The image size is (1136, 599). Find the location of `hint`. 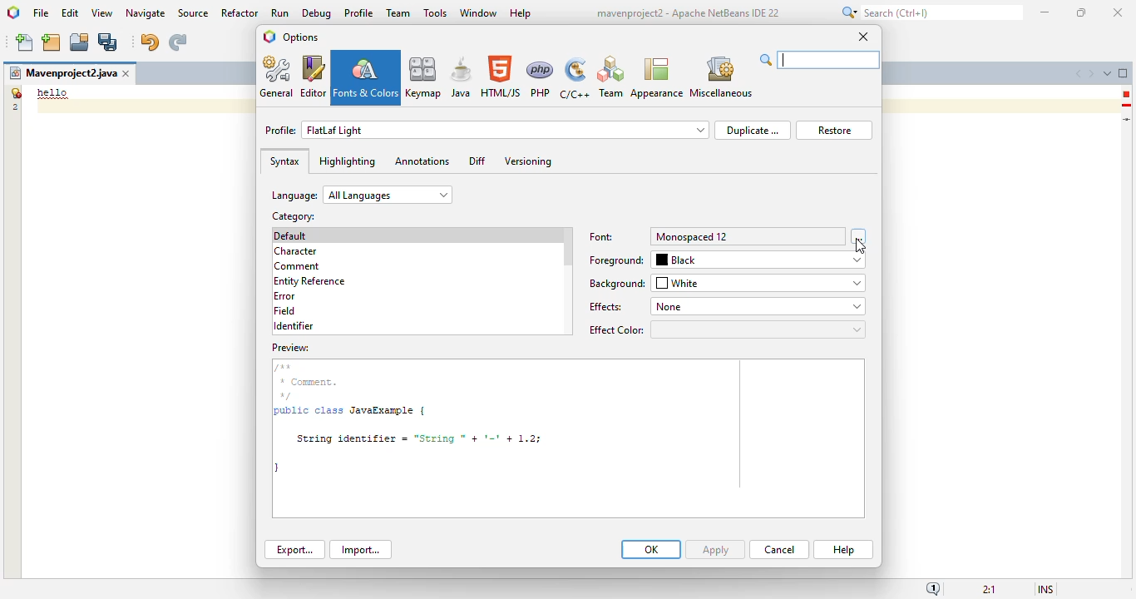

hint is located at coordinates (1127, 106).